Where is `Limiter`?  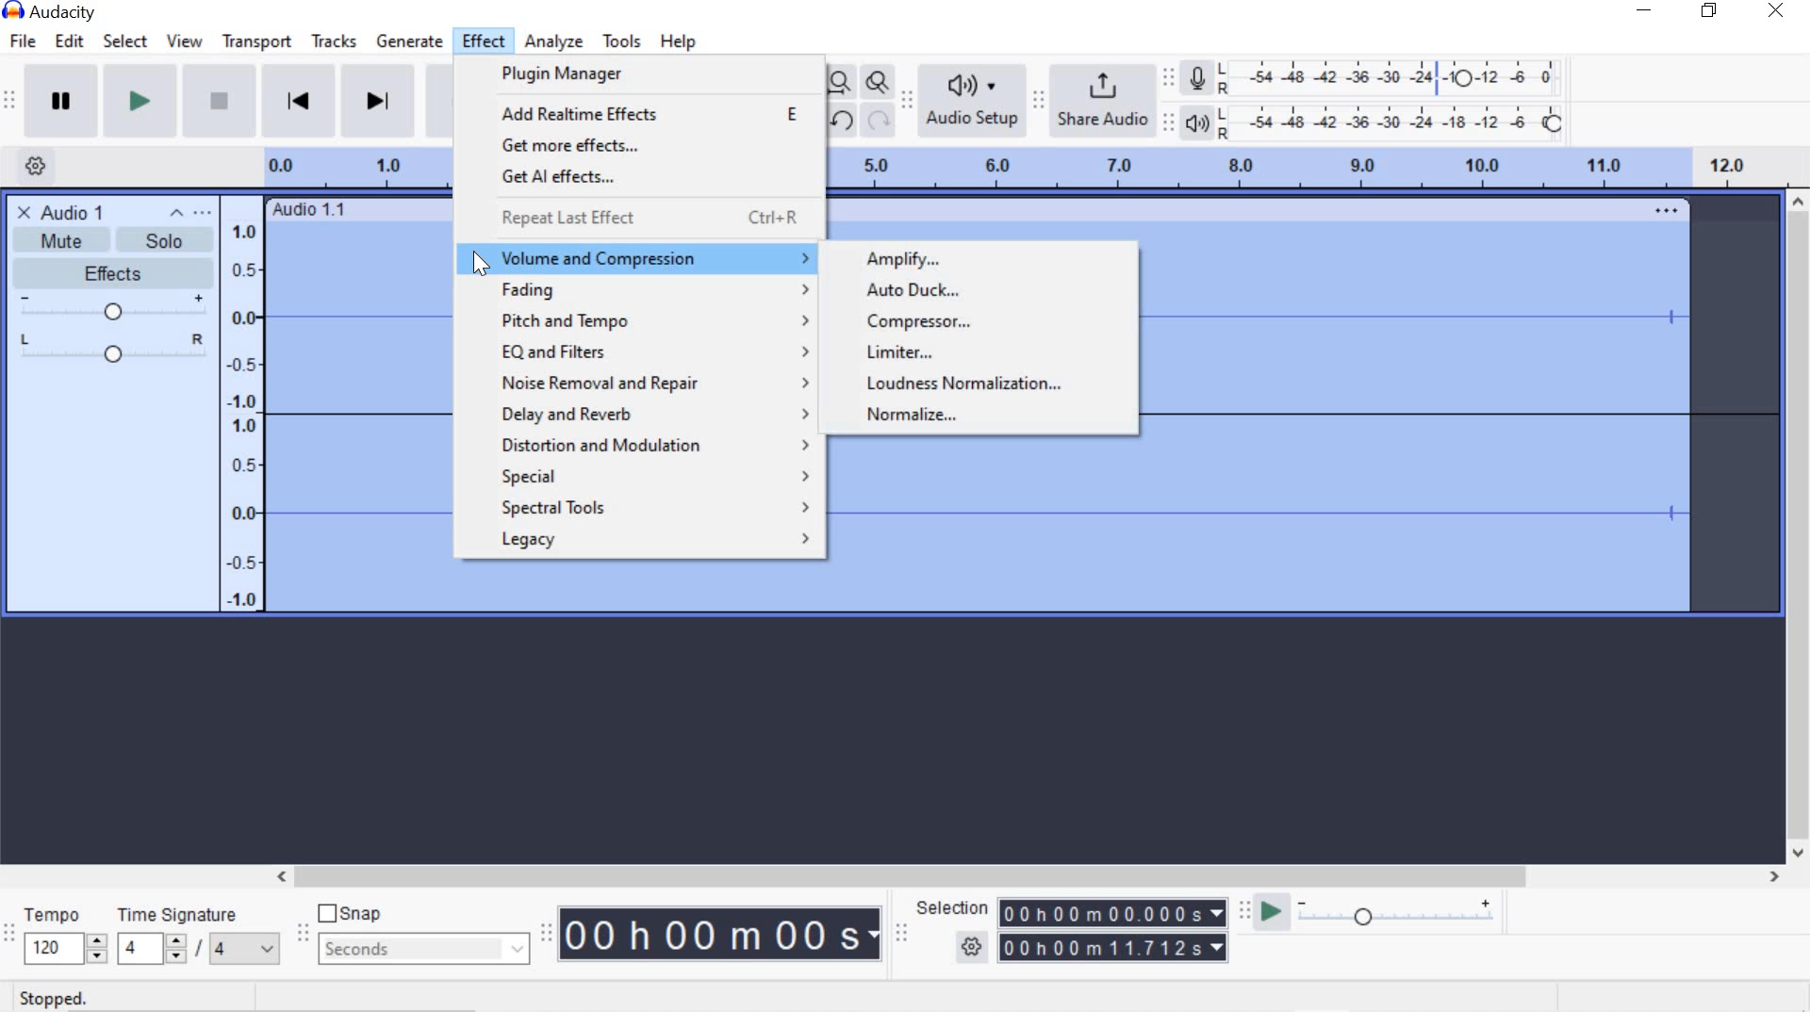 Limiter is located at coordinates (947, 351).